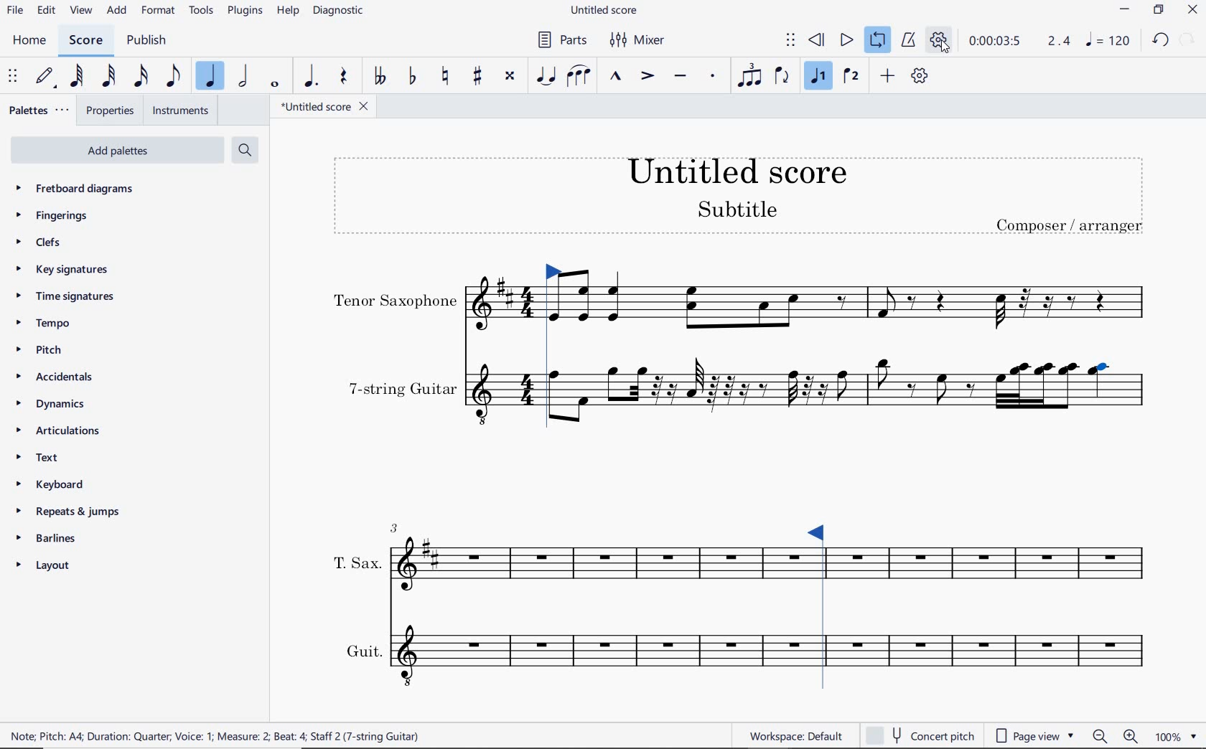 This screenshot has width=1206, height=749. What do you see at coordinates (12, 77) in the screenshot?
I see `SELECET TO MOVE` at bounding box center [12, 77].